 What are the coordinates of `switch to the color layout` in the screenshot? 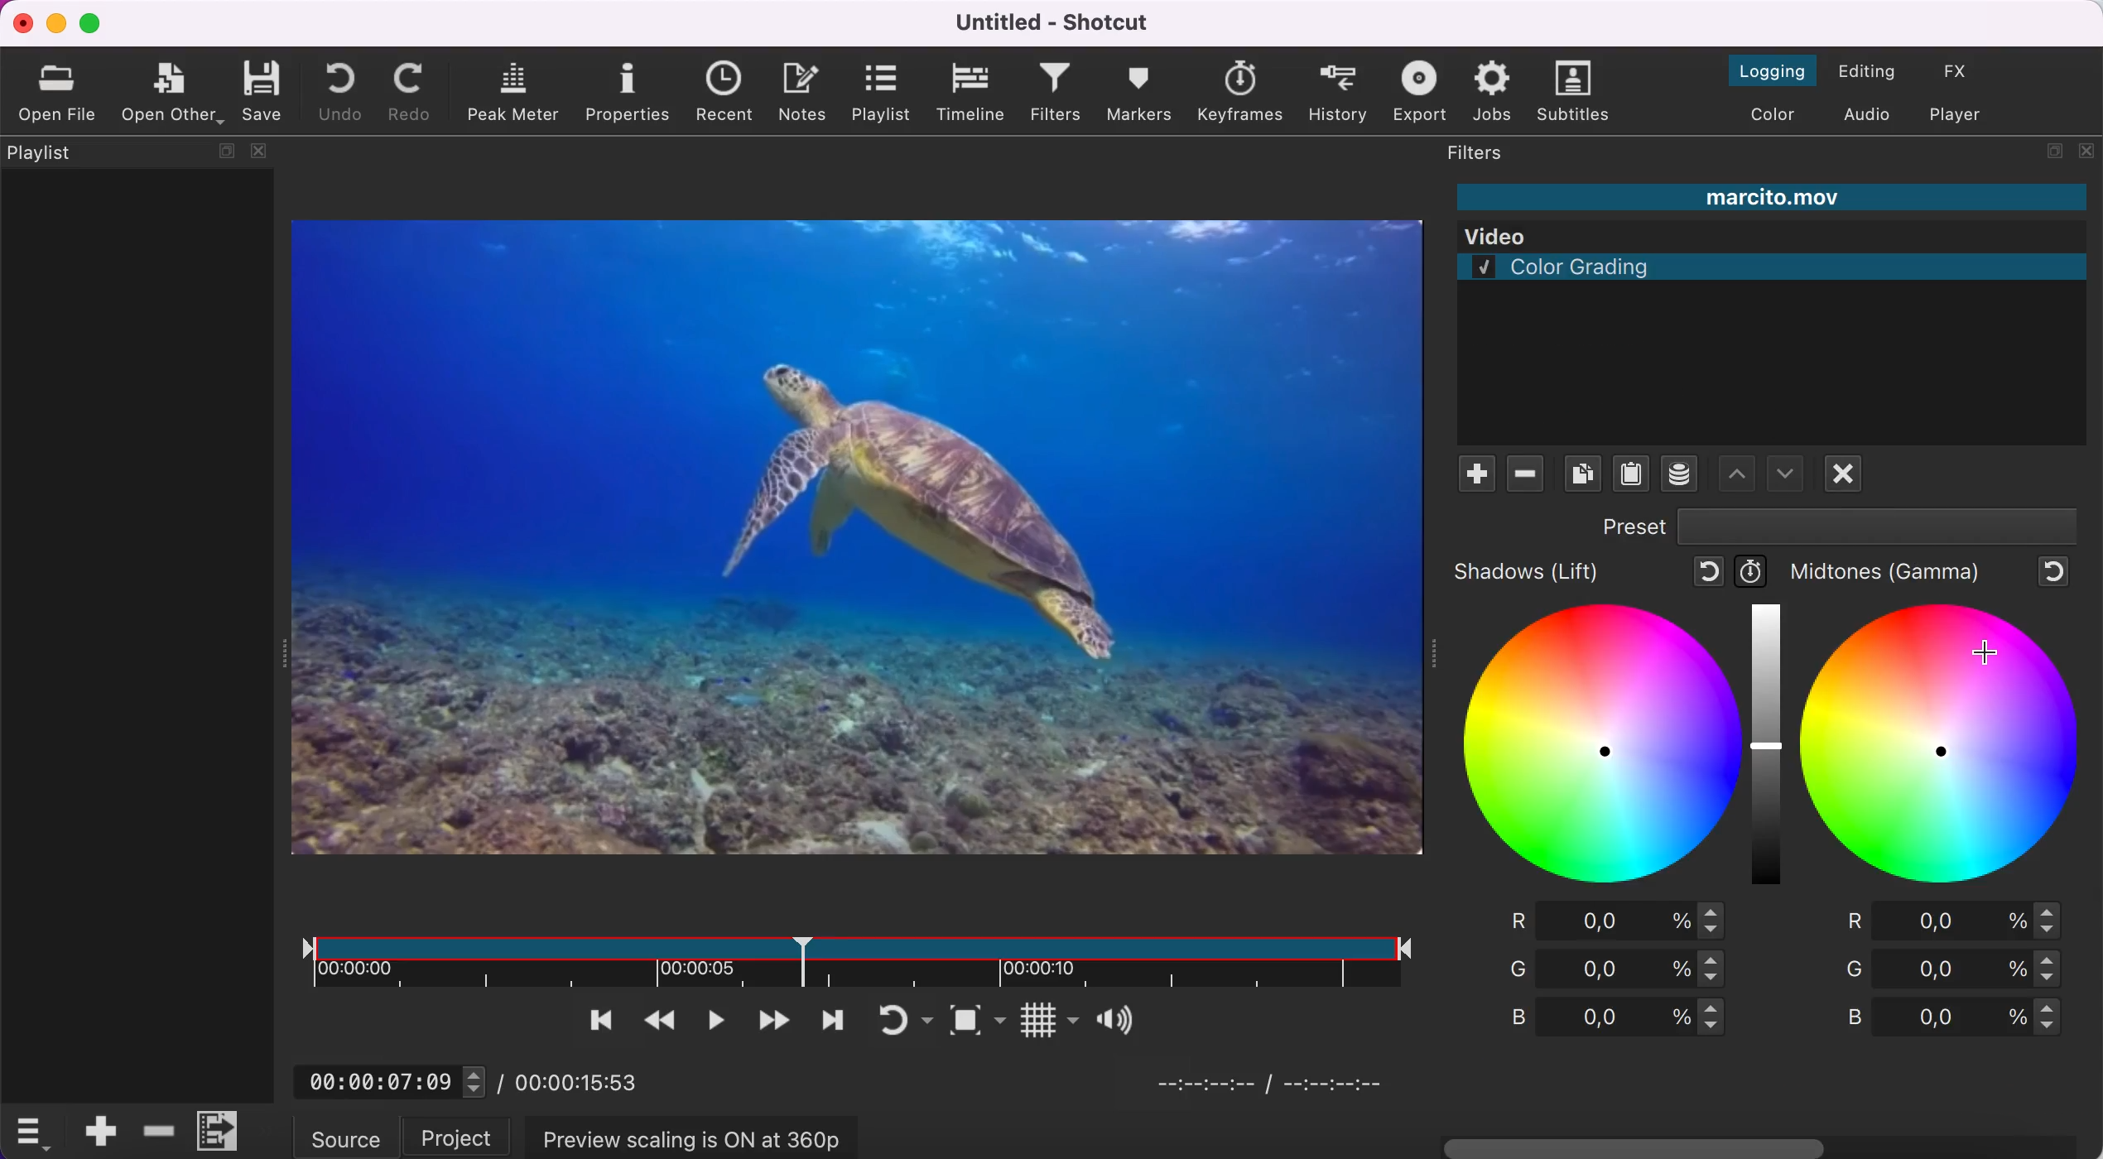 It's located at (1773, 118).